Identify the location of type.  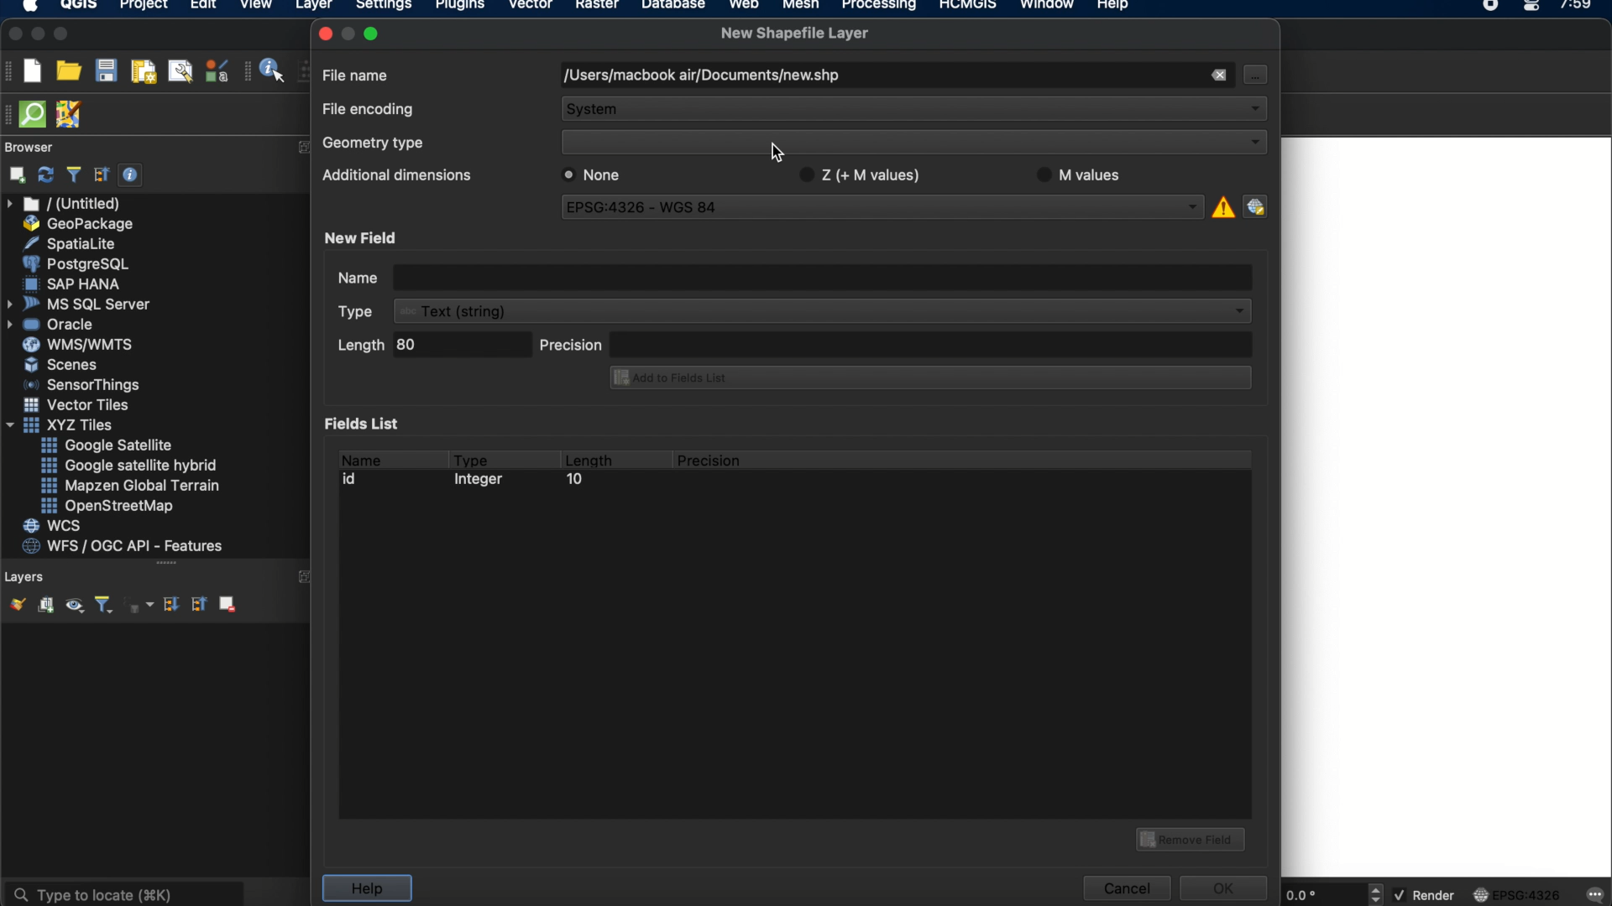
(472, 457).